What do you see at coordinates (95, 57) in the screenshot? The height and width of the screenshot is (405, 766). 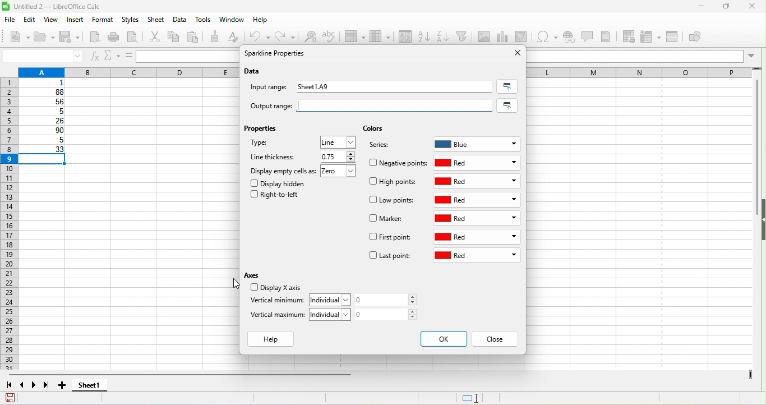 I see `function wizard` at bounding box center [95, 57].